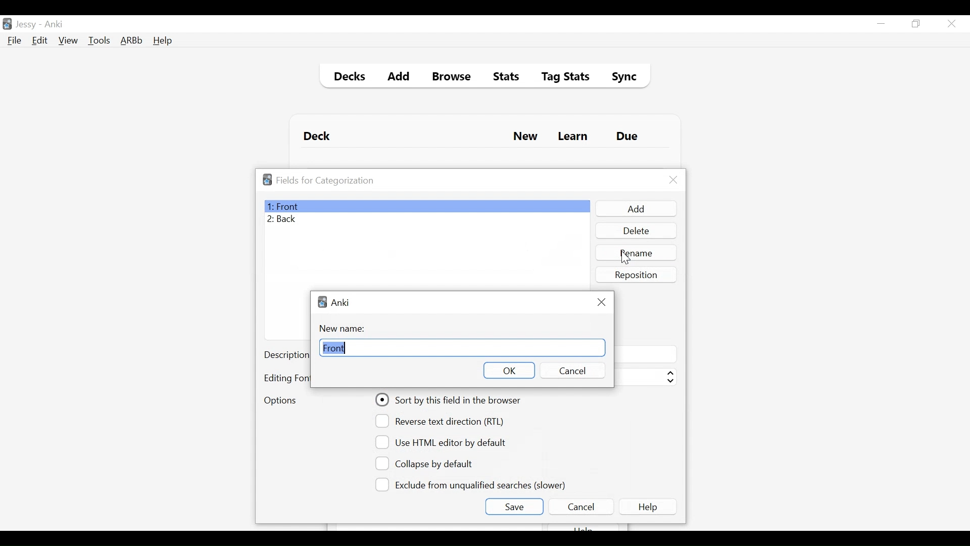  What do you see at coordinates (951, 24) in the screenshot?
I see `Close` at bounding box center [951, 24].